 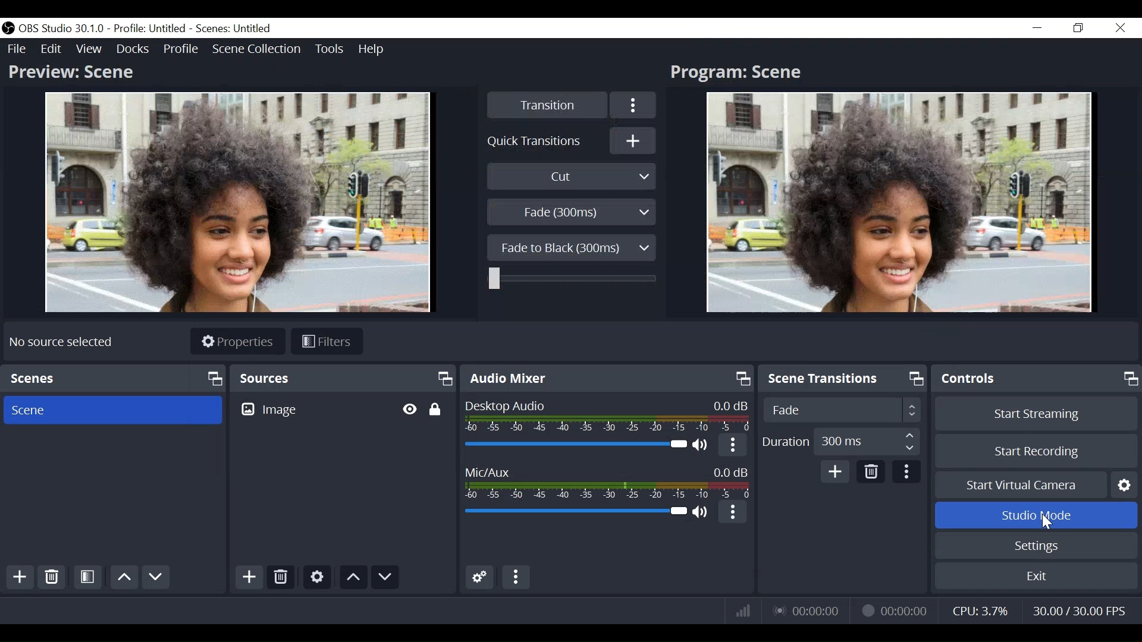 What do you see at coordinates (8, 27) in the screenshot?
I see `OBS Studios Desktop Icon` at bounding box center [8, 27].